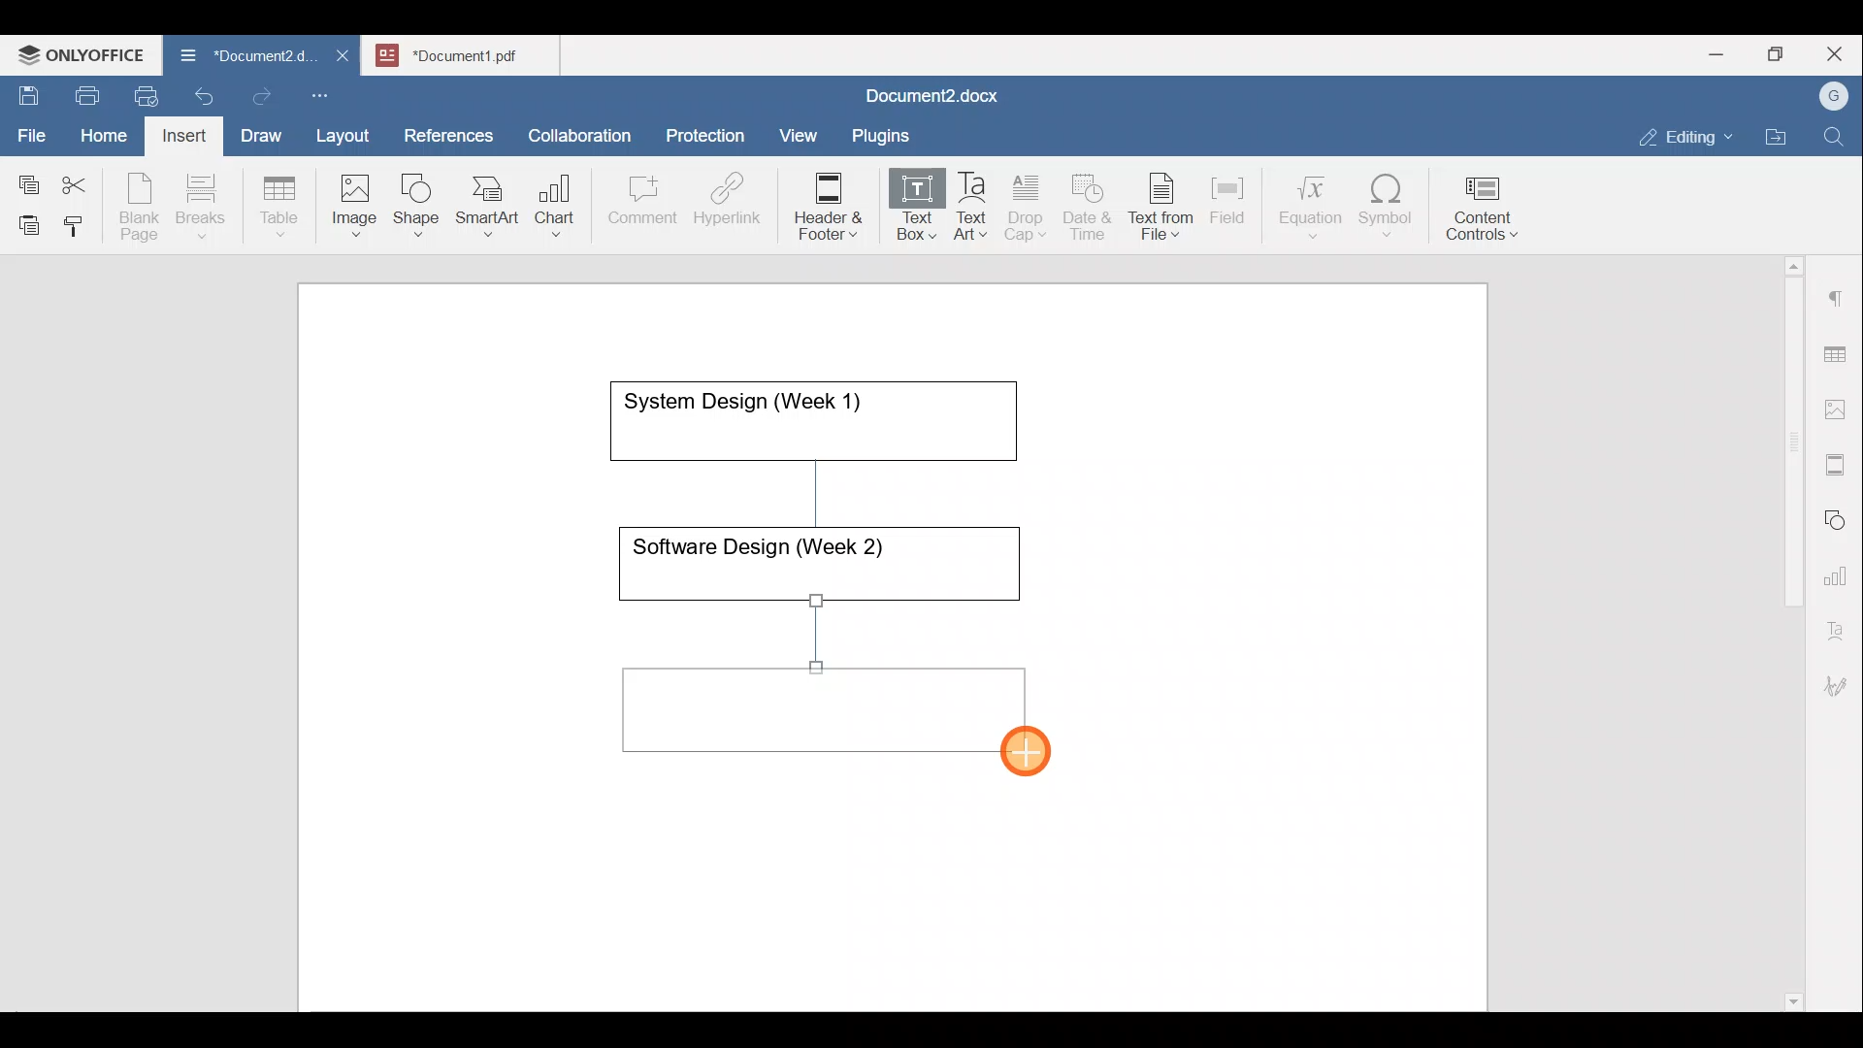  Describe the element at coordinates (258, 131) in the screenshot. I see `Draw` at that location.